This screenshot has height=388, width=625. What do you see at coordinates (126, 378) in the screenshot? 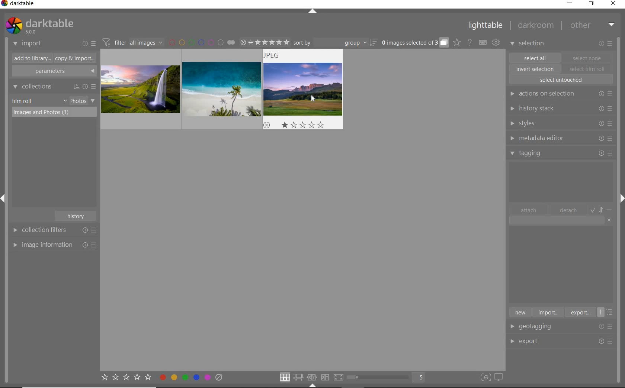
I see `set star rating for selected images` at bounding box center [126, 378].